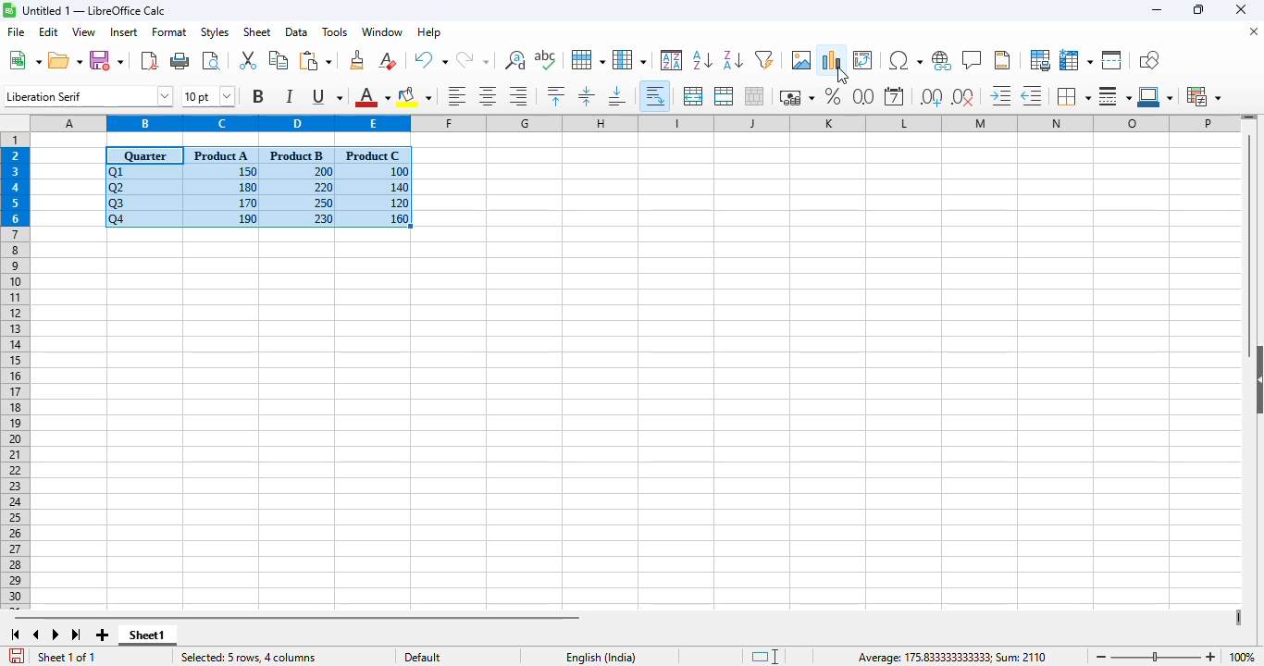 This screenshot has height=666, width=1264. Describe the element at coordinates (753, 95) in the screenshot. I see `unmerge cells` at that location.